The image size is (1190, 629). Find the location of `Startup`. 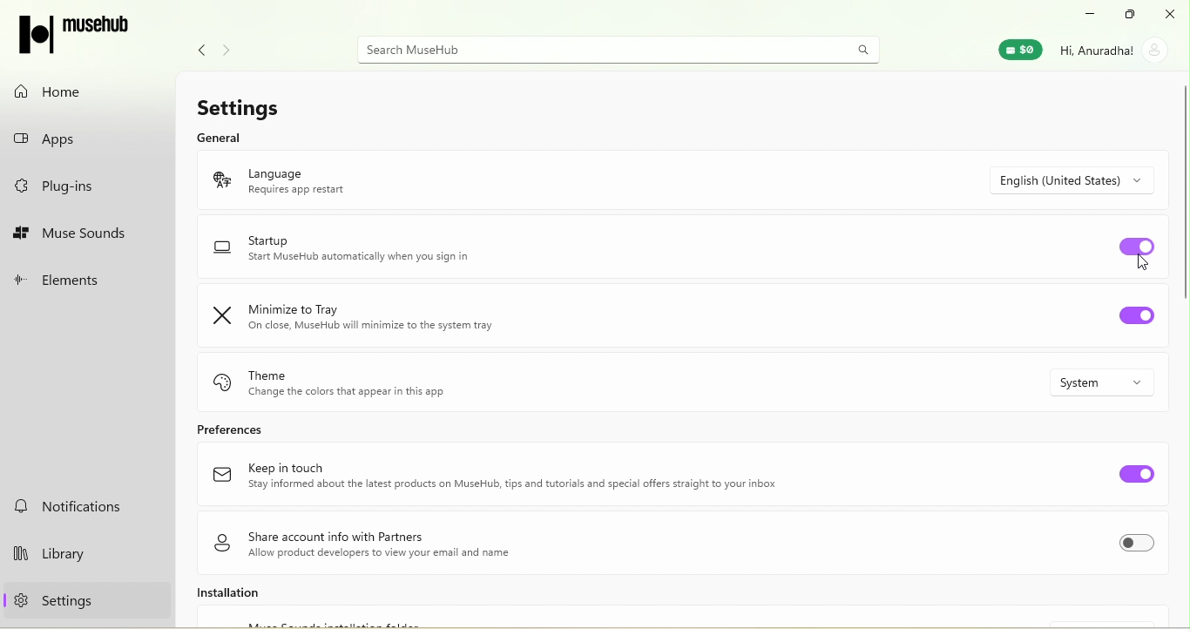

Startup is located at coordinates (355, 252).